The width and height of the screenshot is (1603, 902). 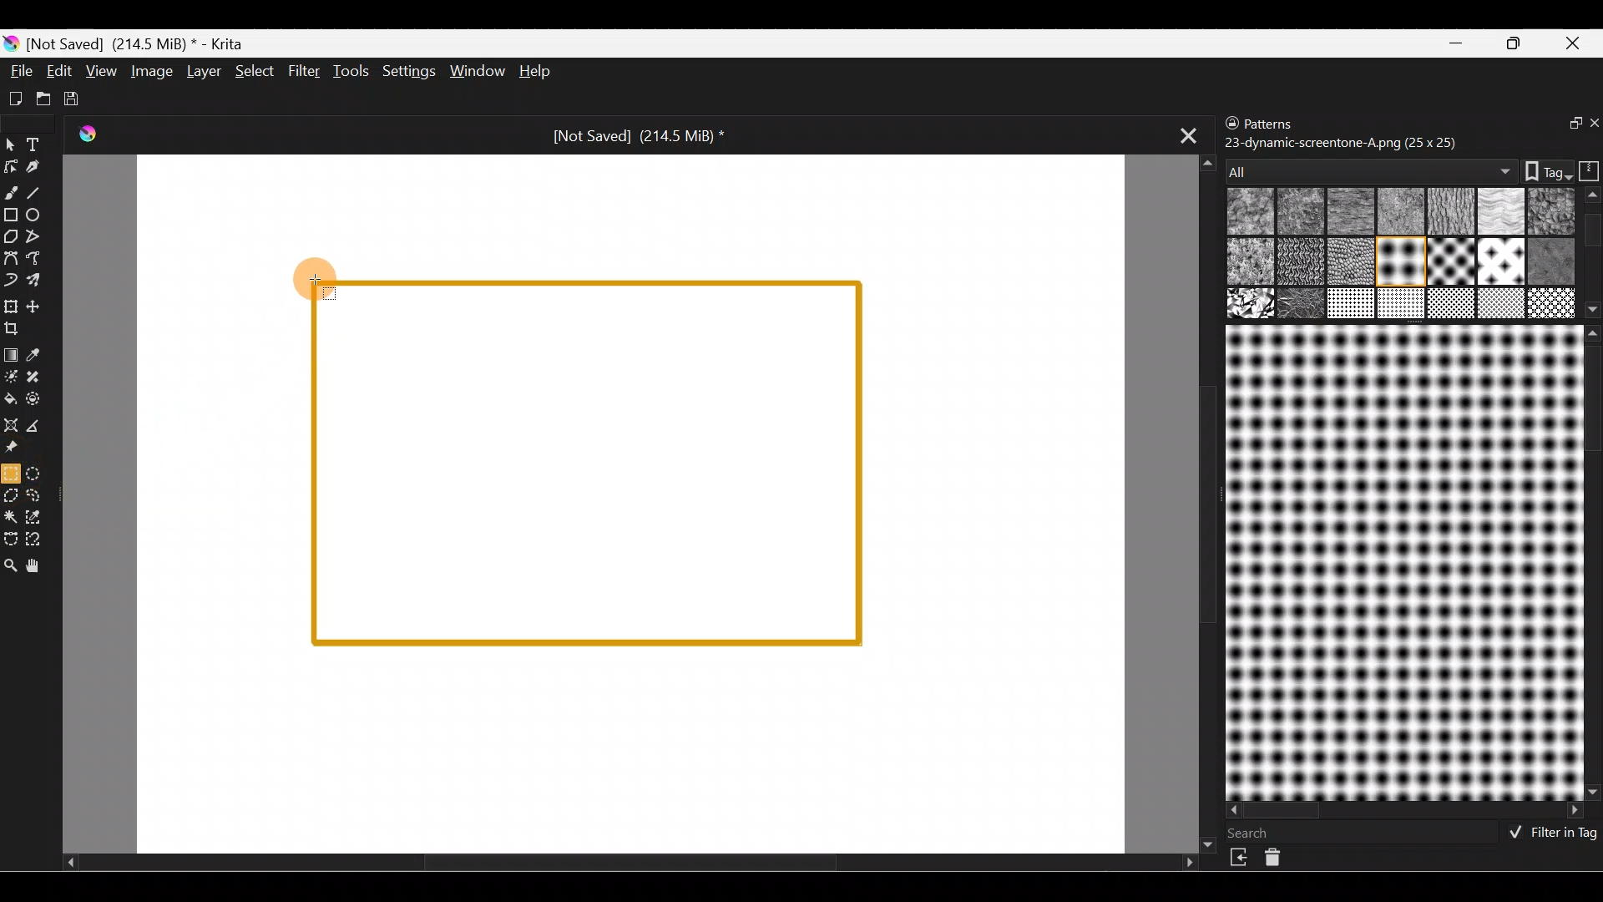 What do you see at coordinates (101, 69) in the screenshot?
I see `View` at bounding box center [101, 69].